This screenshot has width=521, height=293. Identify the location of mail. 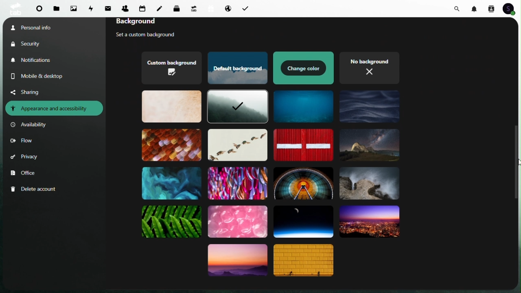
(109, 7).